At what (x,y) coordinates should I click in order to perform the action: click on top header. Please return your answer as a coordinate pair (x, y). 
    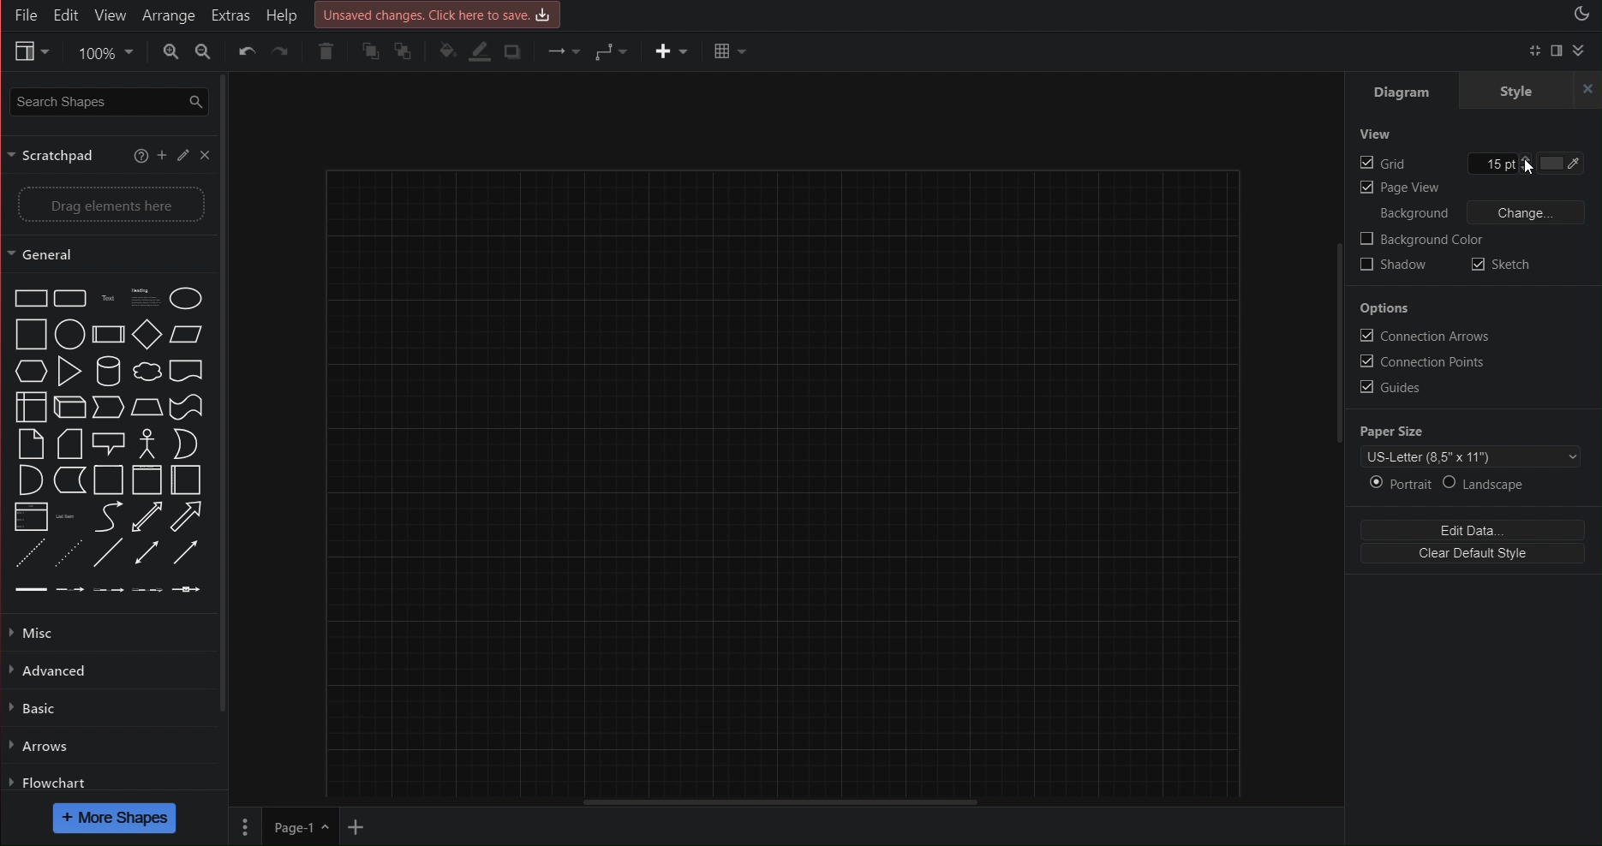
    Looking at the image, I should click on (144, 479).